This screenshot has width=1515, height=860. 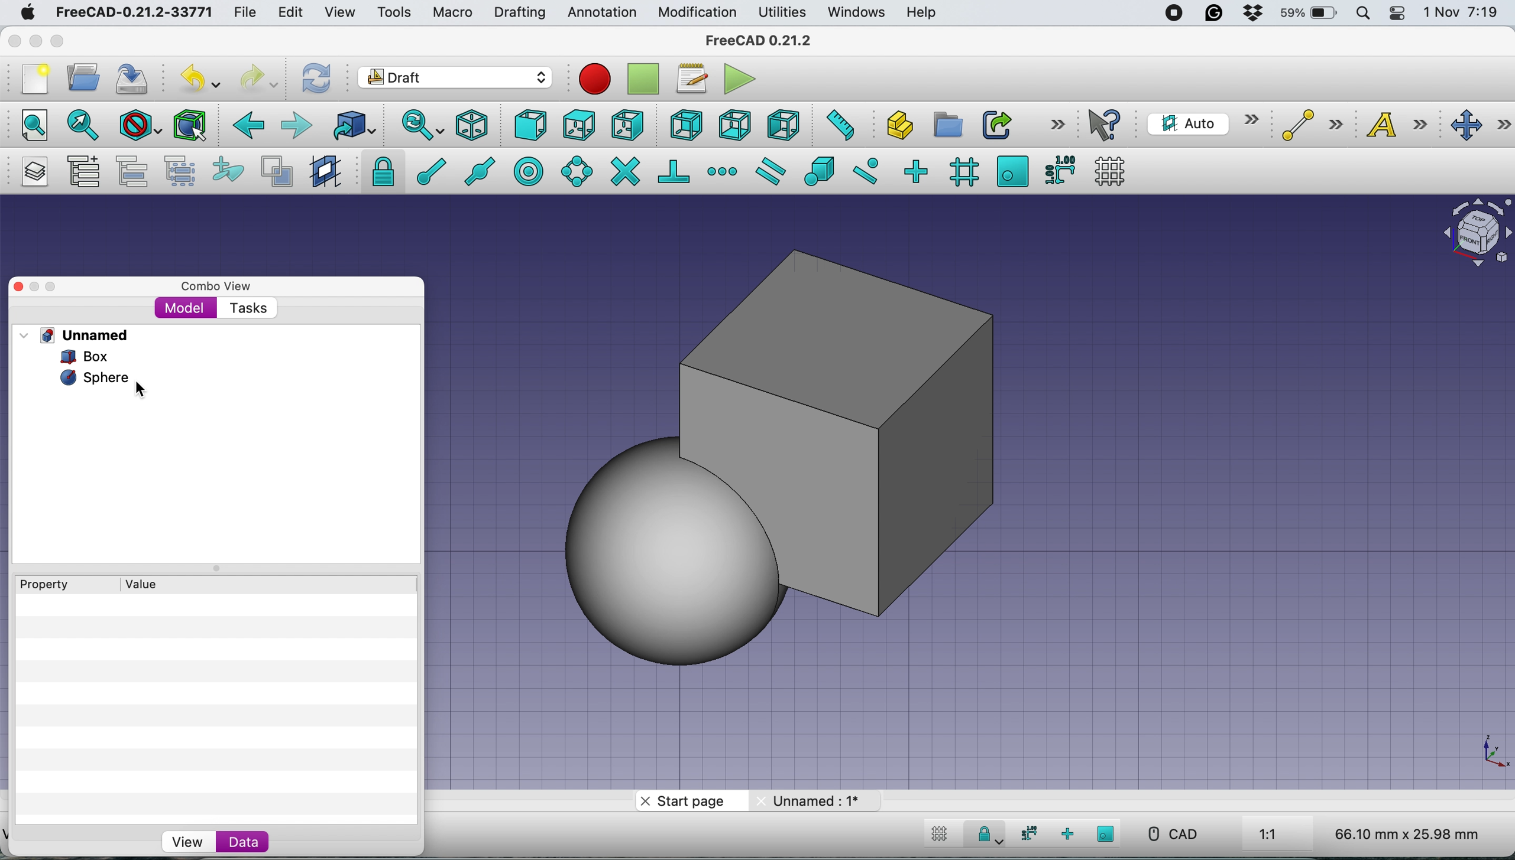 What do you see at coordinates (1012, 170) in the screenshot?
I see `snap working plane` at bounding box center [1012, 170].